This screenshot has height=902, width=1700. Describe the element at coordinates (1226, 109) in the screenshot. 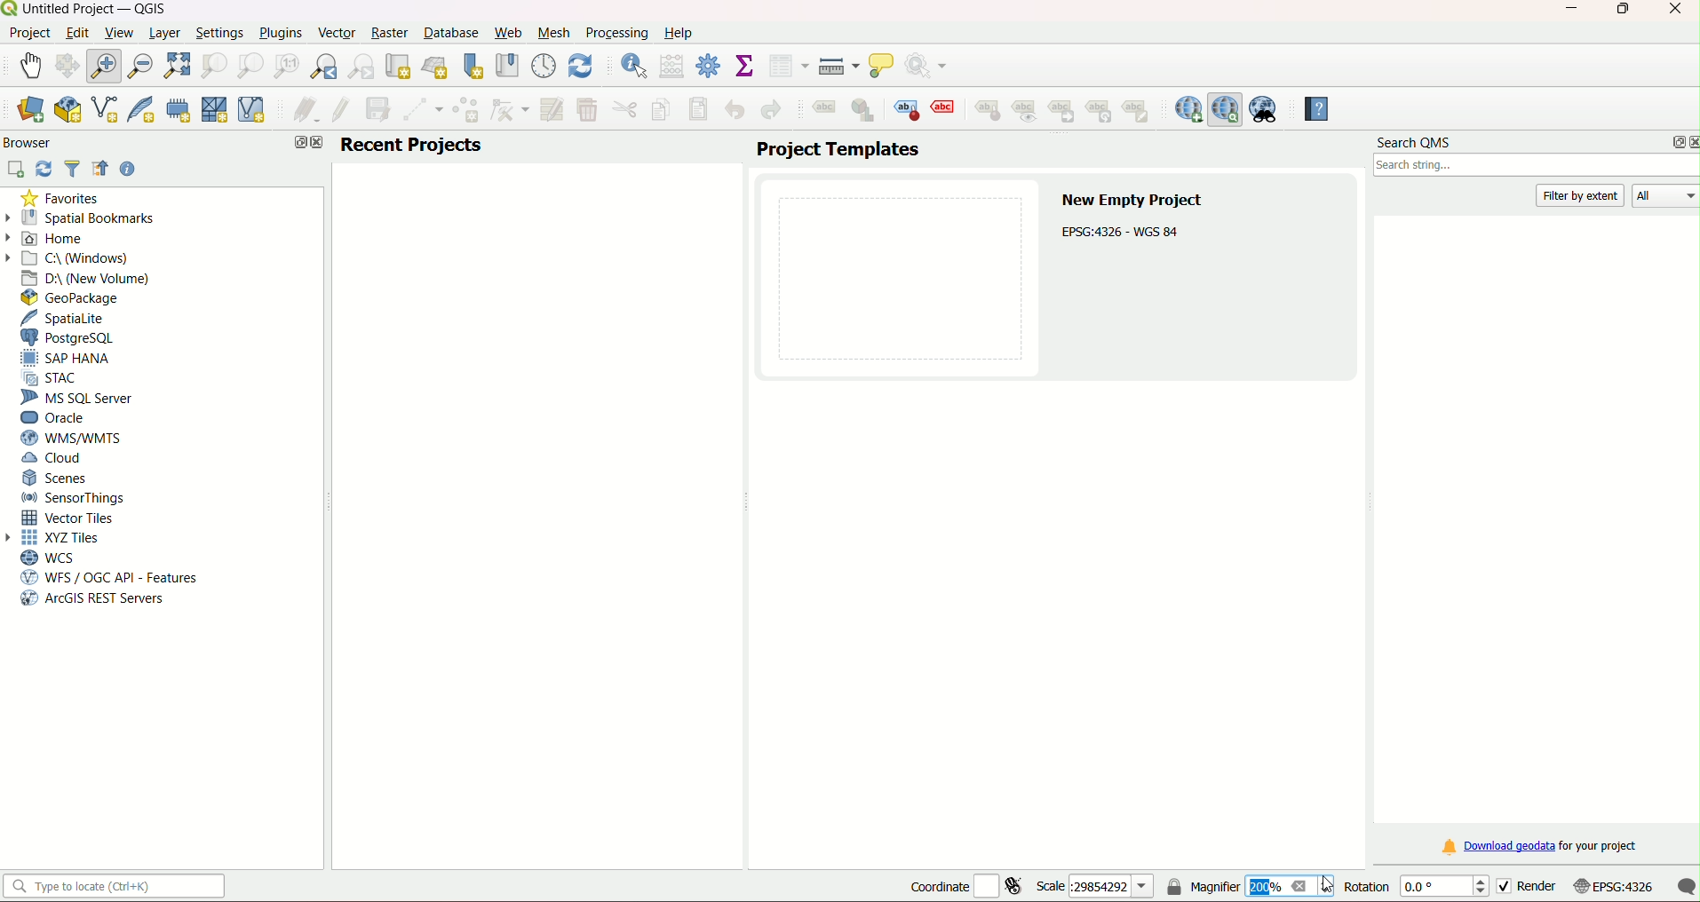

I see `search QMS` at that location.